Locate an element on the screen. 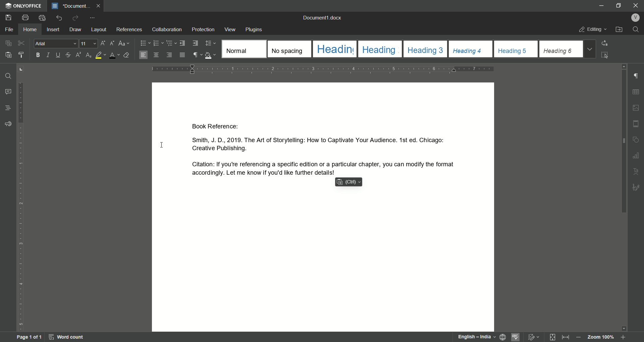 This screenshot has width=644, height=342. cut is located at coordinates (21, 43).